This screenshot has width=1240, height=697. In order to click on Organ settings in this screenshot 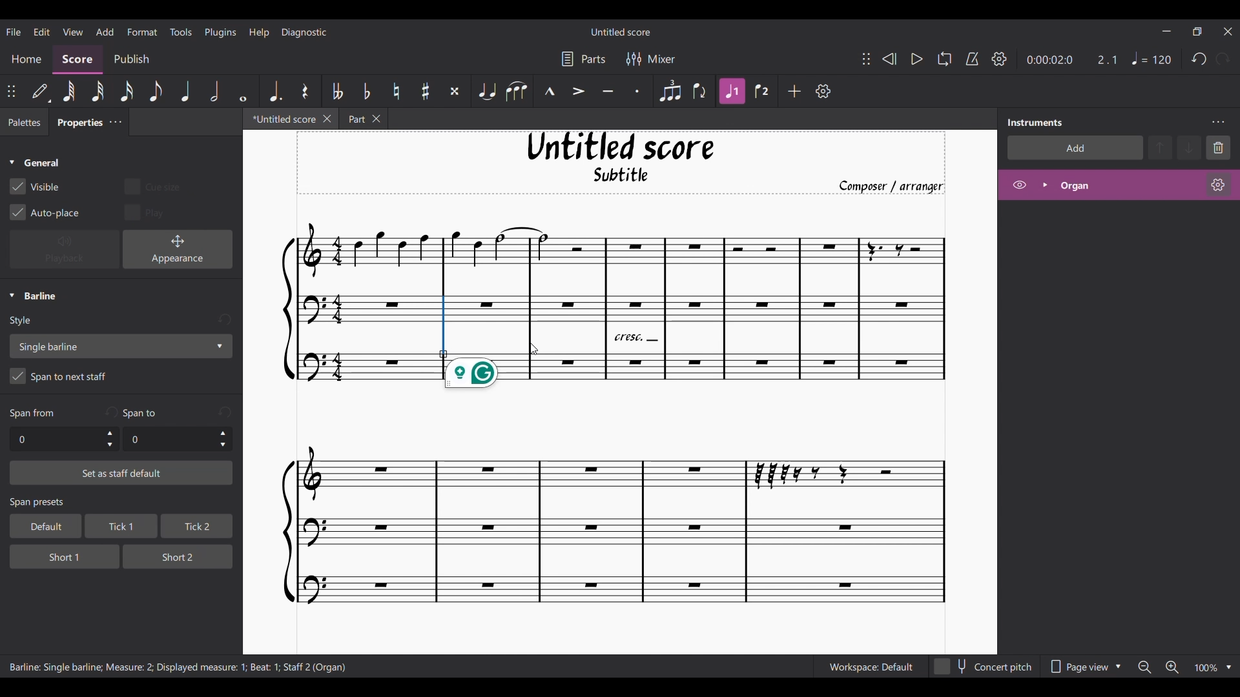, I will do `click(1218, 185)`.